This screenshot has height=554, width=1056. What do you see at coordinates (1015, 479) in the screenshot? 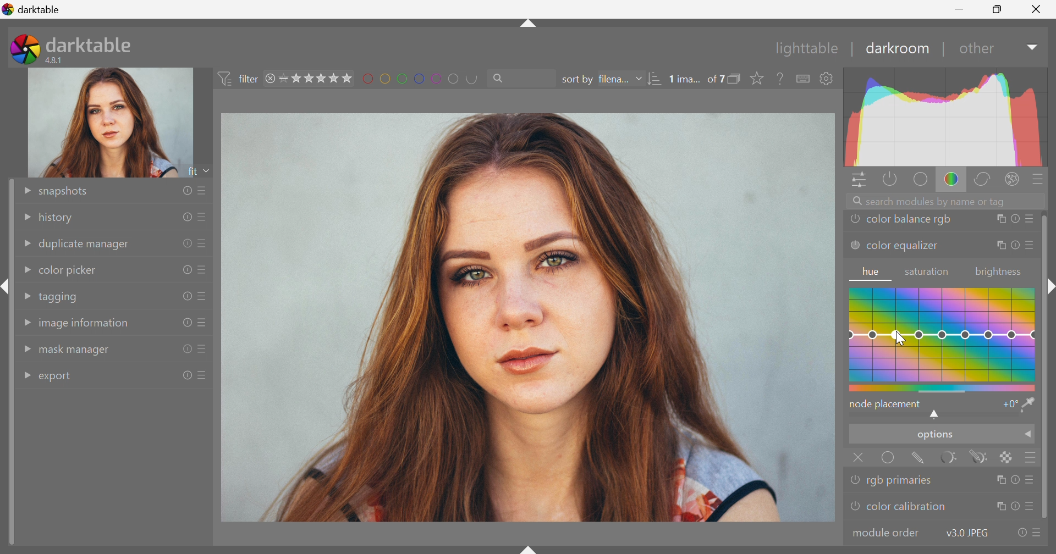
I see `reset` at bounding box center [1015, 479].